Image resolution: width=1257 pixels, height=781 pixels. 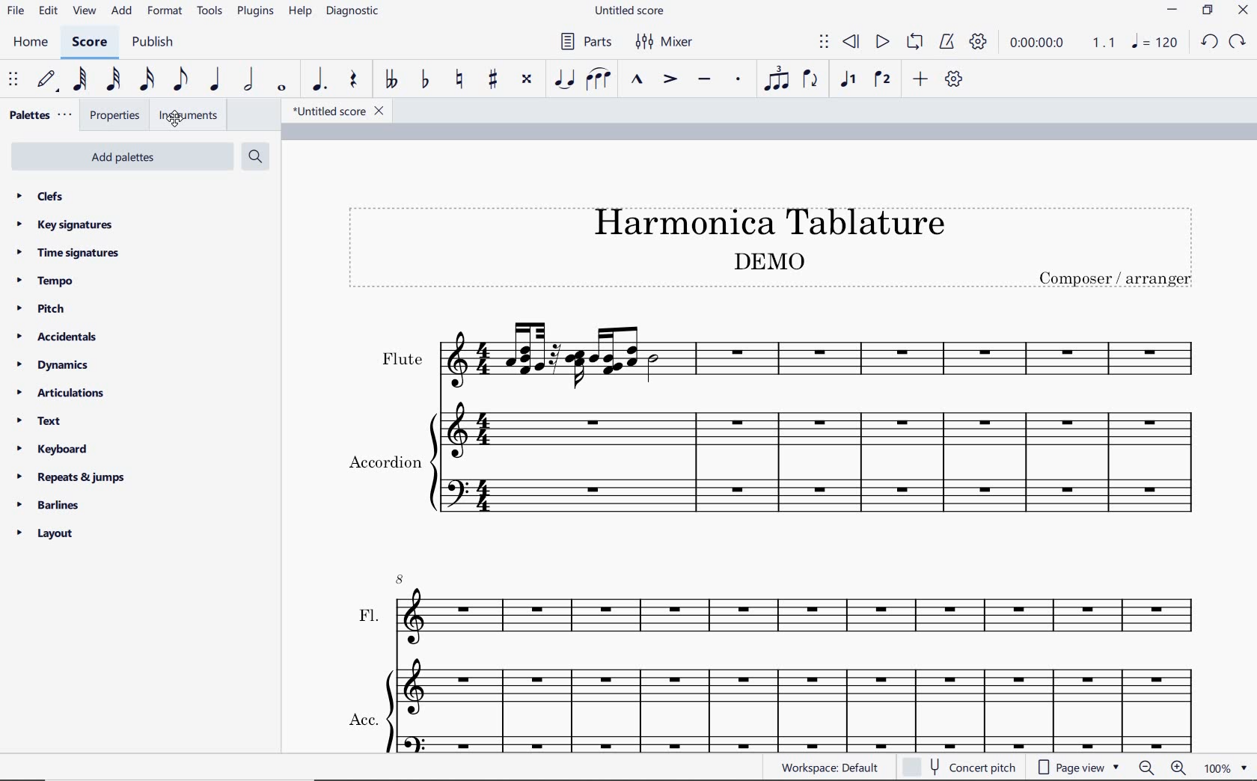 I want to click on VIEW, so click(x=85, y=10).